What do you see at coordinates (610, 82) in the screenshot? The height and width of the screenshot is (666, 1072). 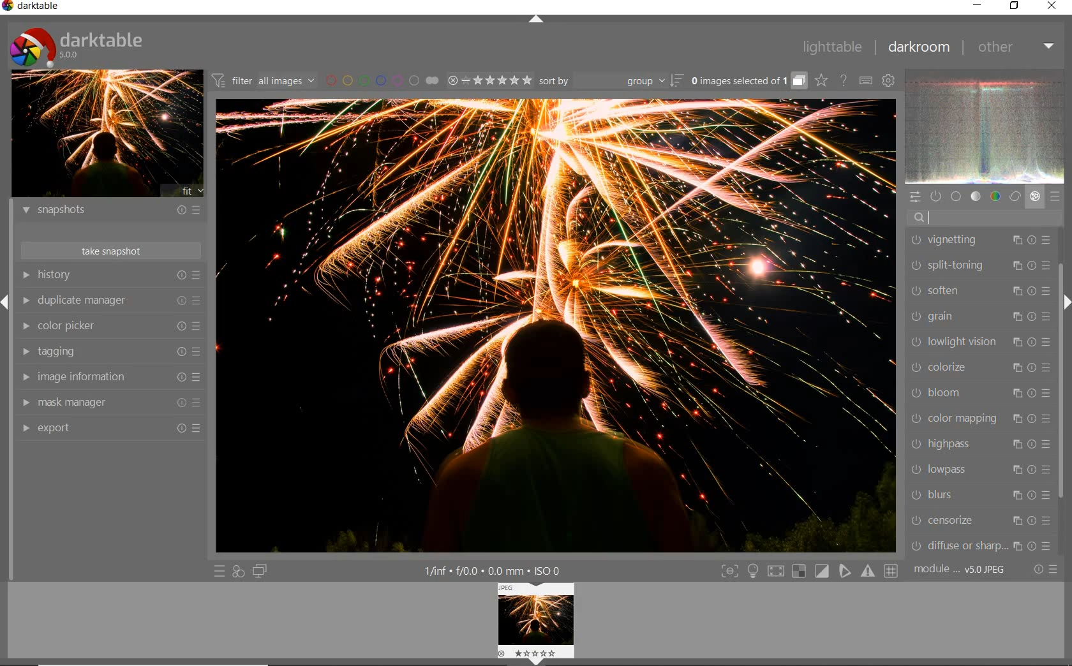 I see `sort` at bounding box center [610, 82].